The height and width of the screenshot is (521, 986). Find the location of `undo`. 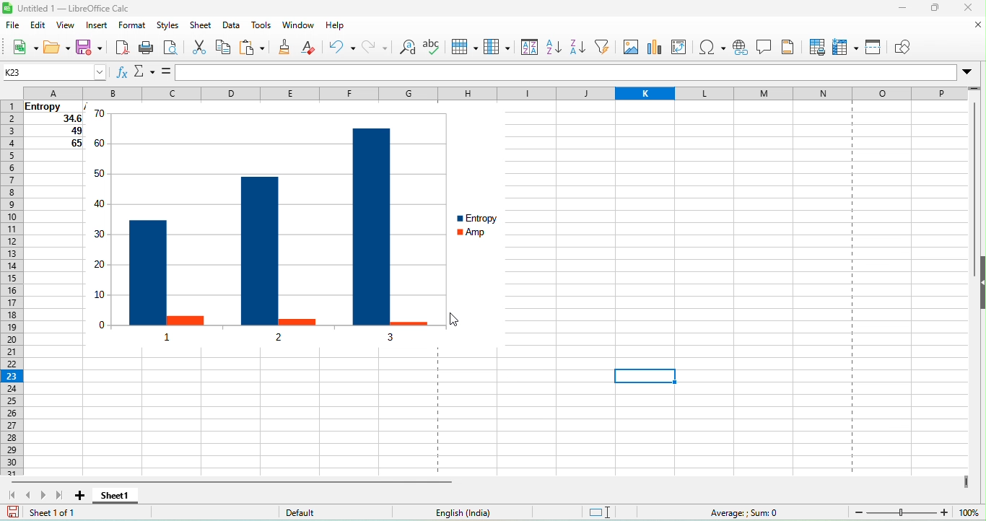

undo is located at coordinates (343, 47).